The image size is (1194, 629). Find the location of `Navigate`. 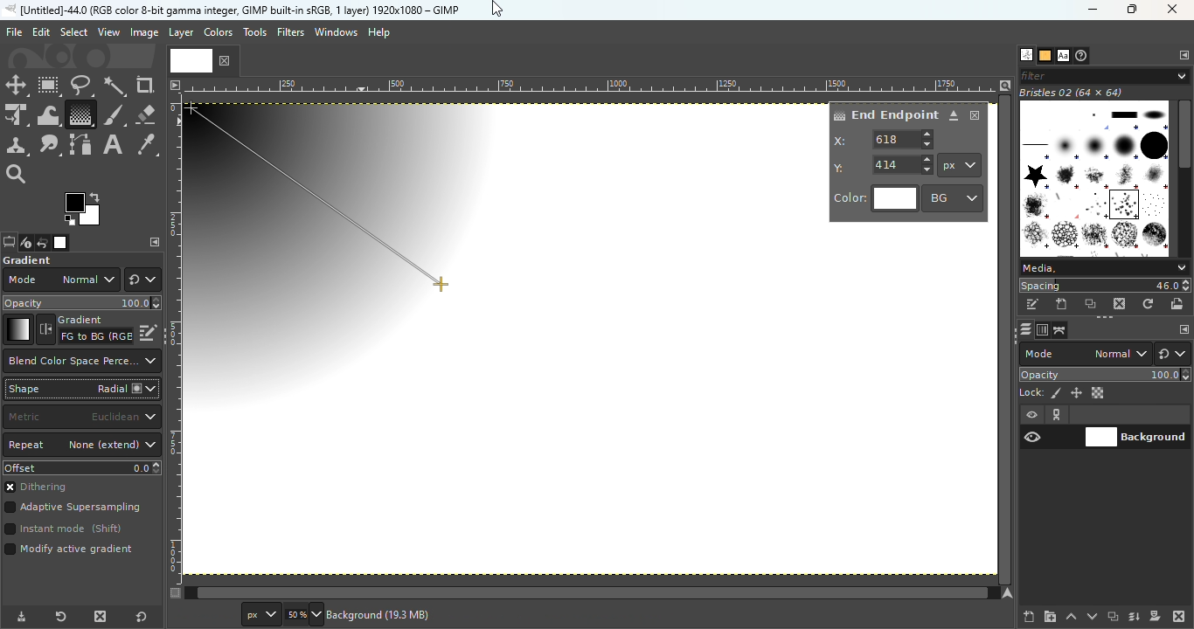

Navigate is located at coordinates (1010, 593).